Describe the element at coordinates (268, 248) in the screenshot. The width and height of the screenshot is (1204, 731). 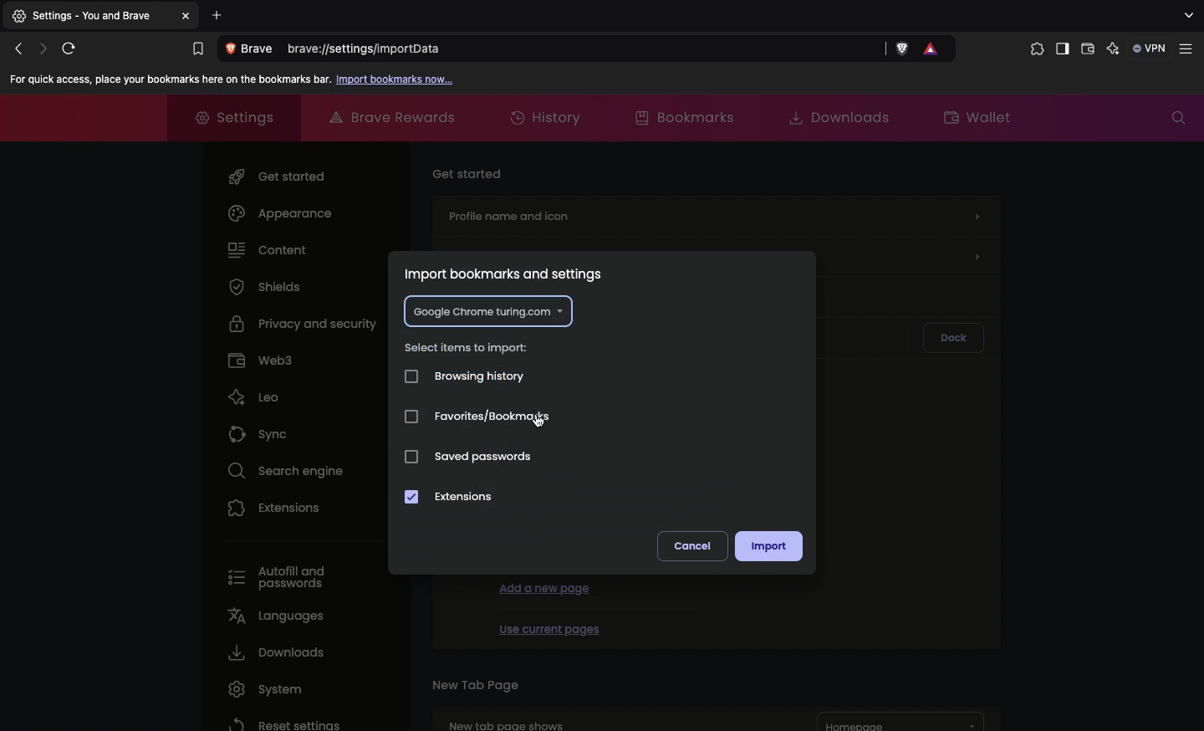
I see `Content` at that location.